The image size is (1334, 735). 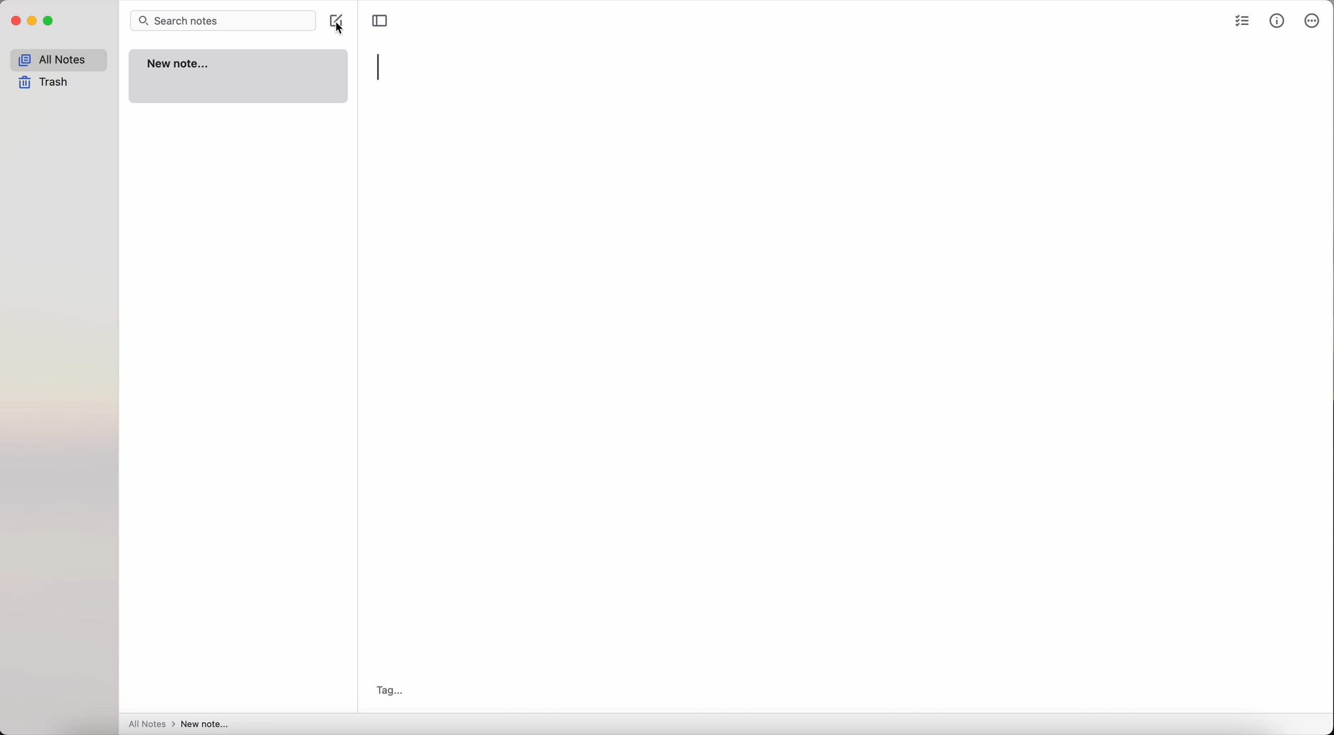 I want to click on minimize app, so click(x=33, y=21).